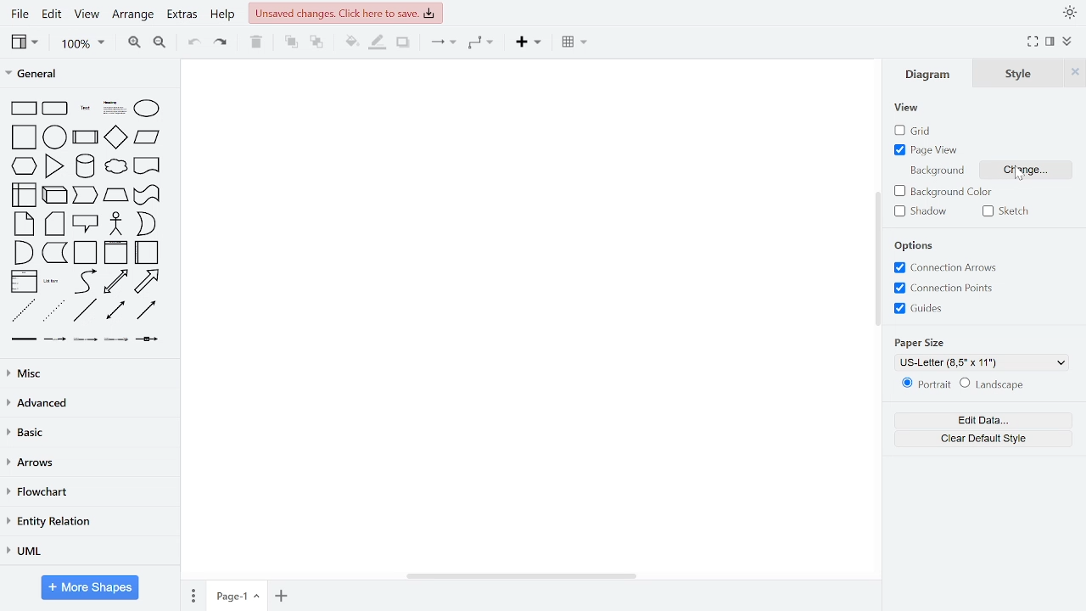 This screenshot has height=611, width=1086. What do you see at coordinates (223, 17) in the screenshot?
I see `help` at bounding box center [223, 17].